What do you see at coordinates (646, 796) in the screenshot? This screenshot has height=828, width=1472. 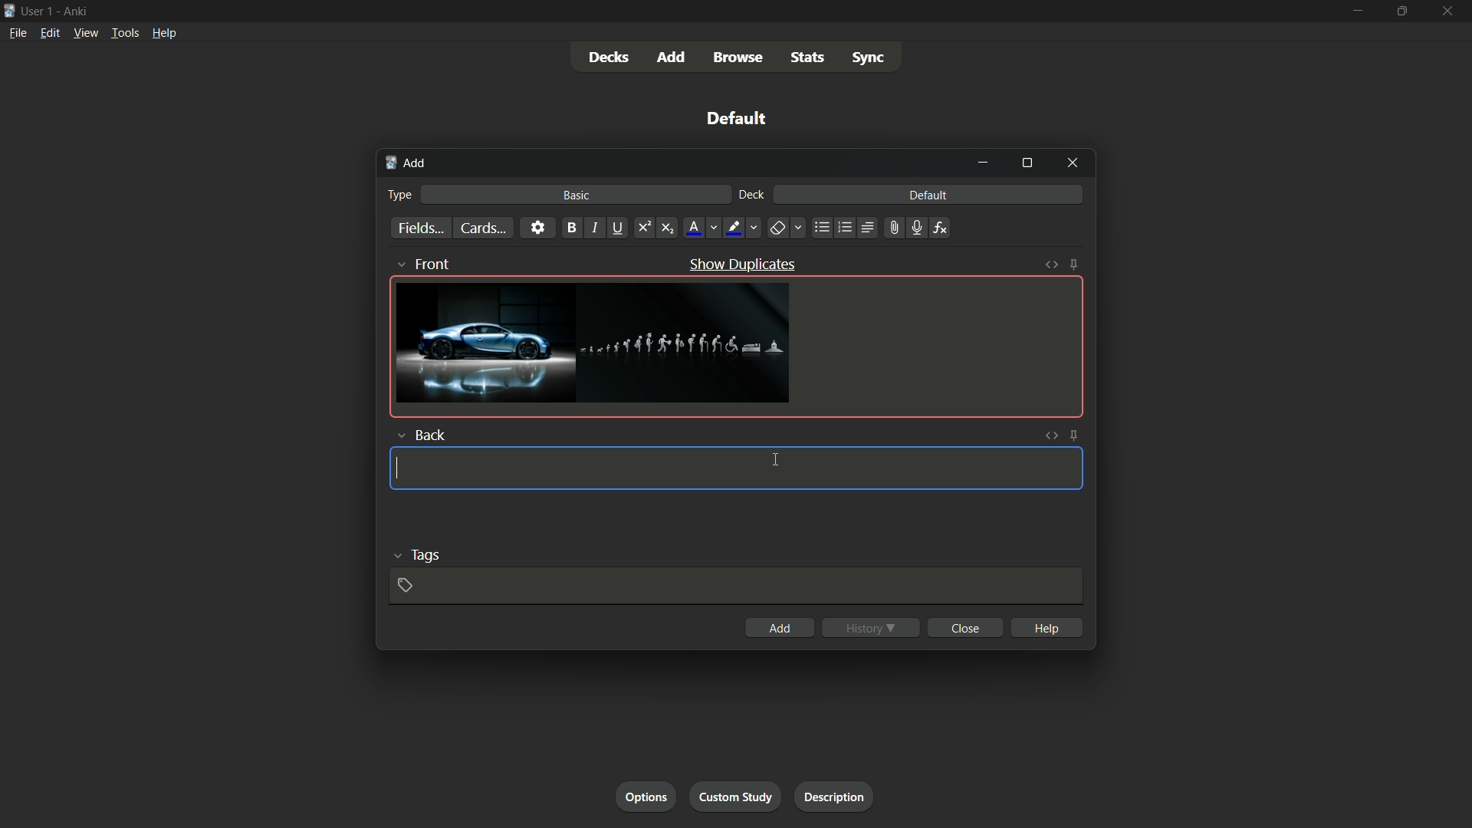 I see `options` at bounding box center [646, 796].